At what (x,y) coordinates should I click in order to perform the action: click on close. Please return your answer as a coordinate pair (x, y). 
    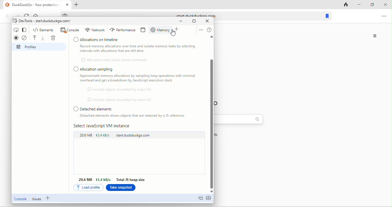
    Looking at the image, I should click on (207, 21).